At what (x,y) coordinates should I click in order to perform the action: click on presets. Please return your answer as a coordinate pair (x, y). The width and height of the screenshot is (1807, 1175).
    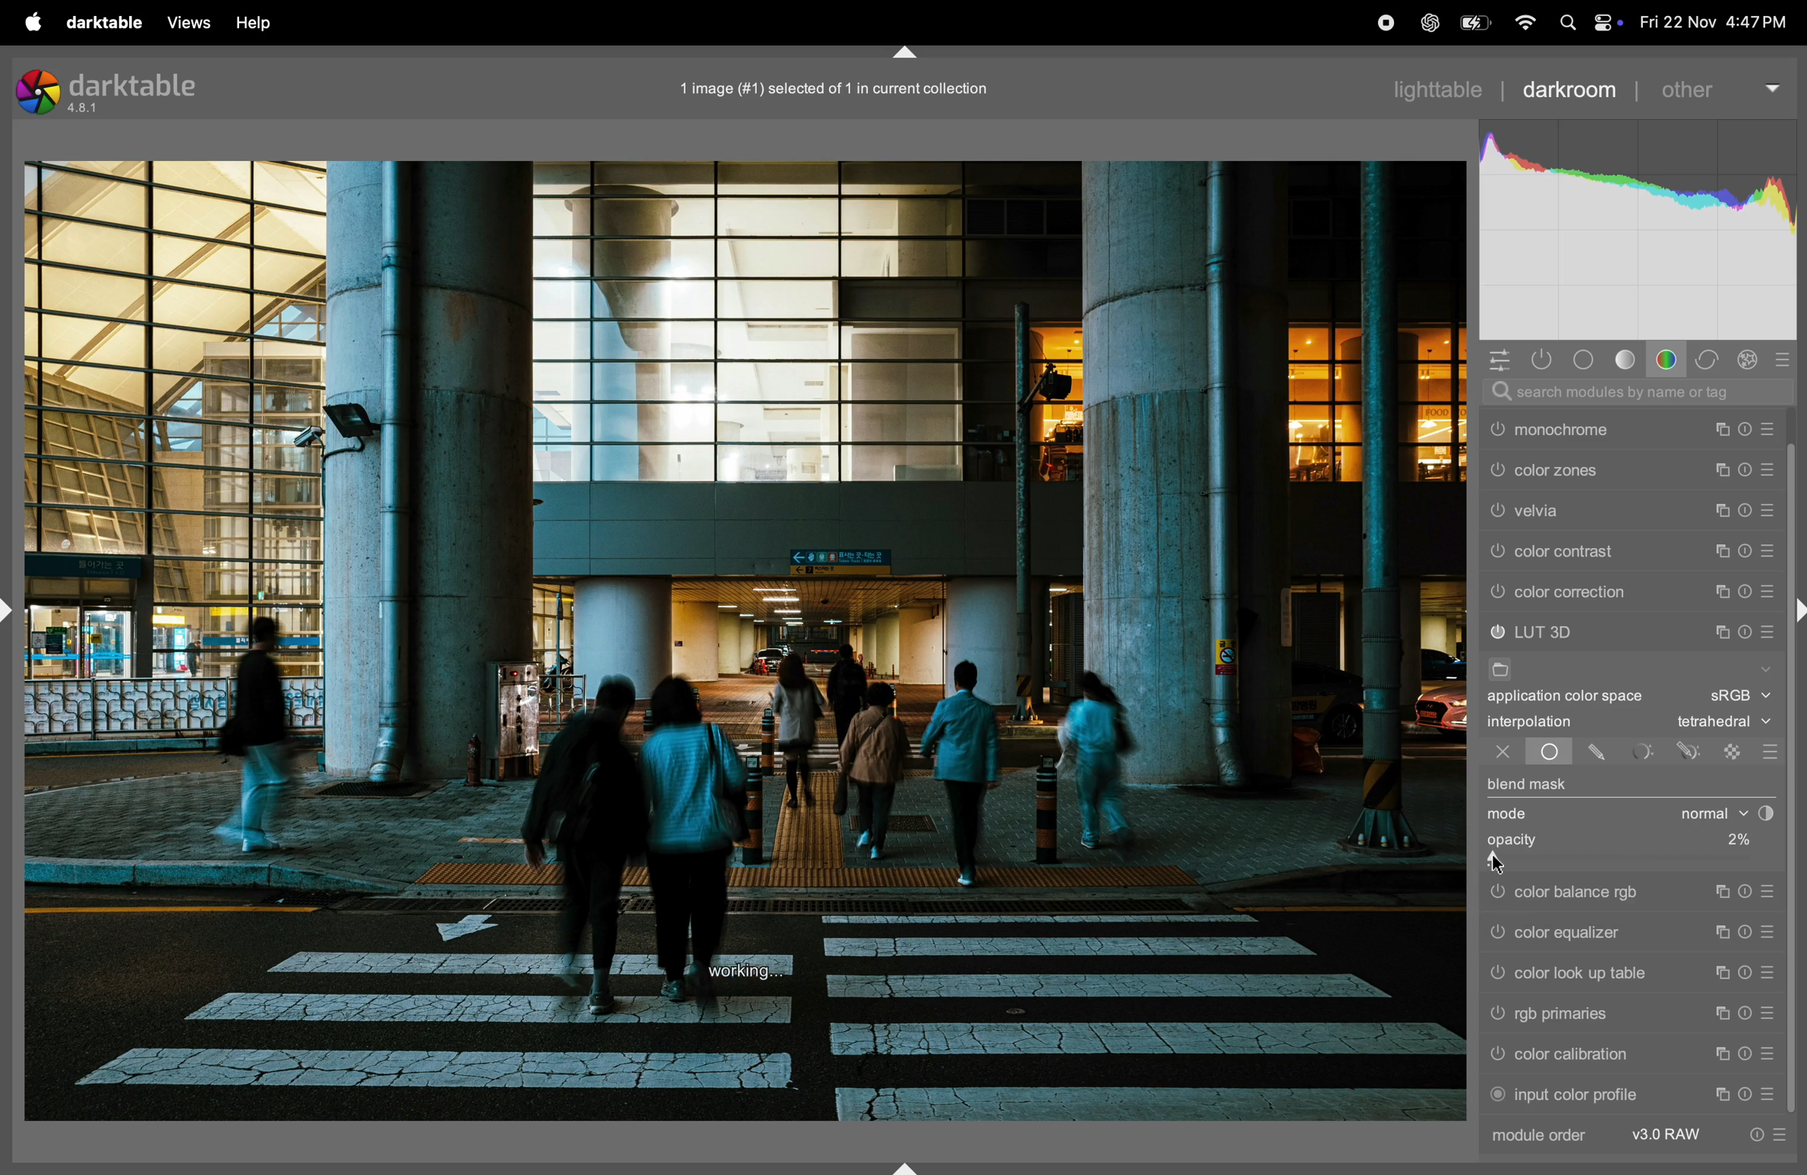
    Looking at the image, I should click on (1774, 627).